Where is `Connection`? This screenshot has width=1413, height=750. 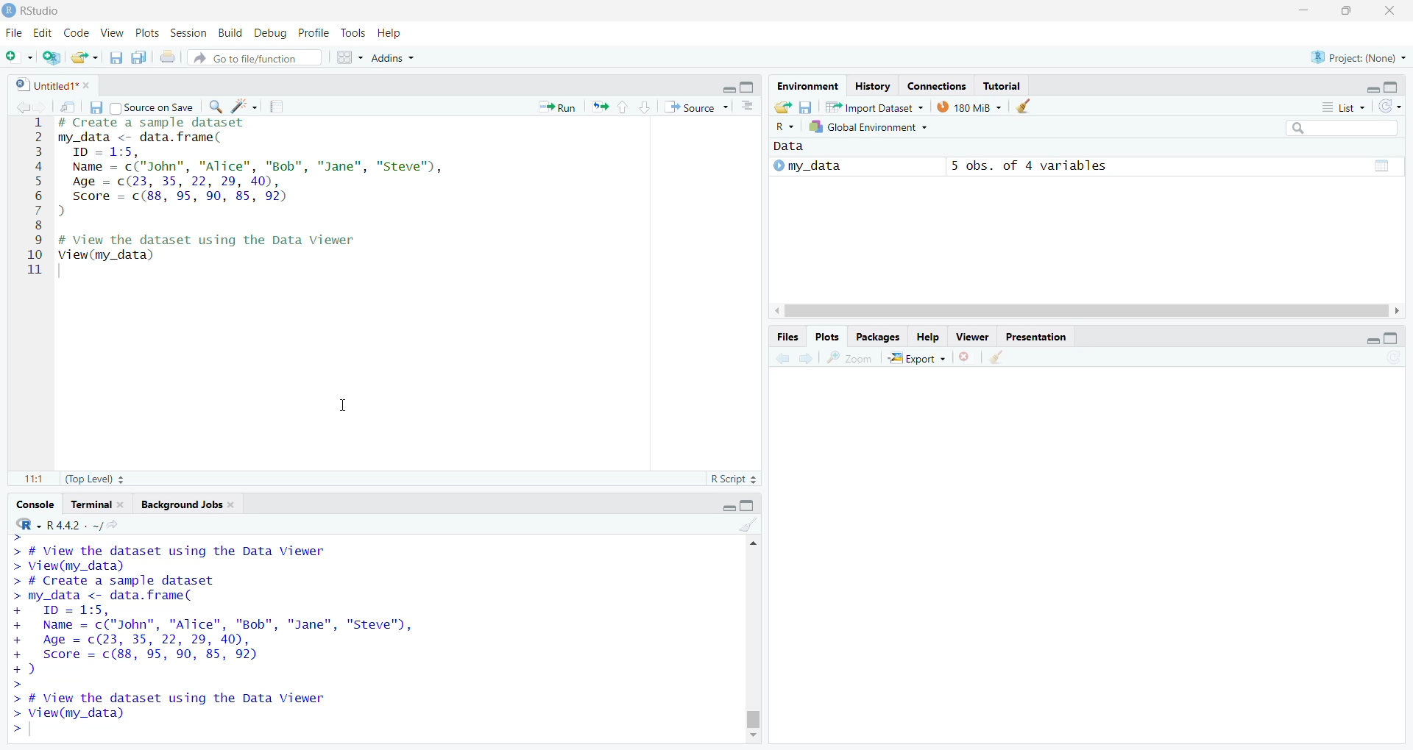 Connection is located at coordinates (935, 87).